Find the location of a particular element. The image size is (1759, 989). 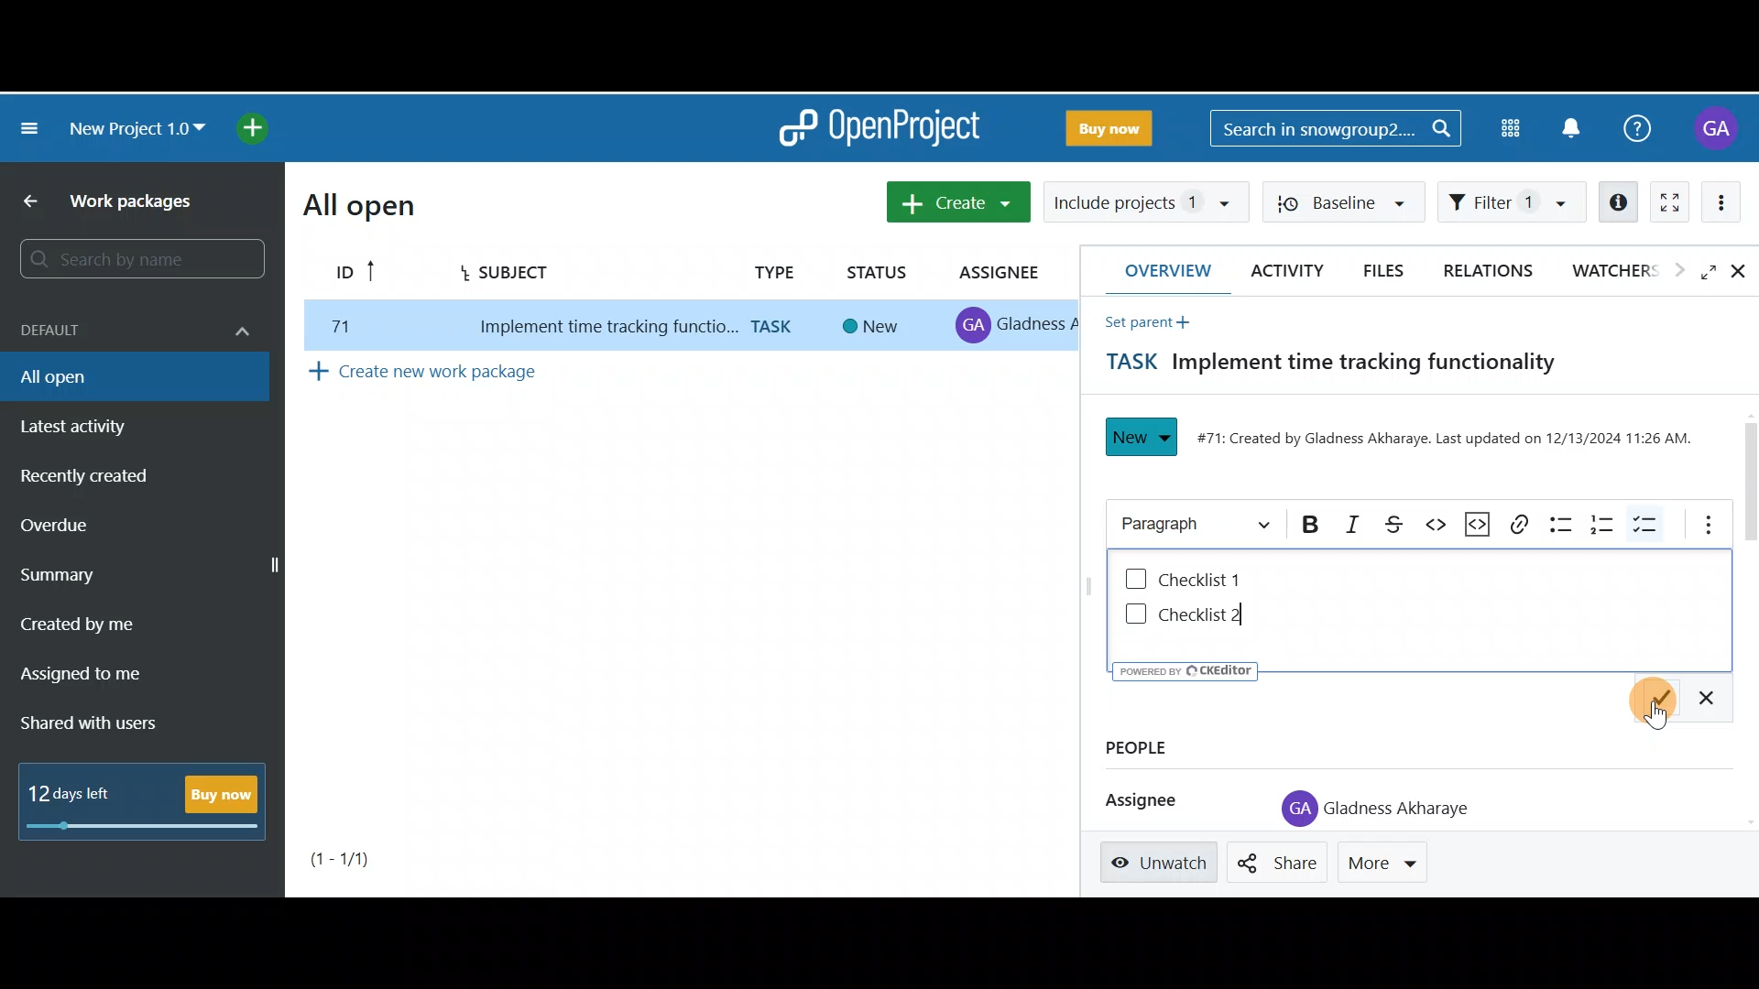

Subject is located at coordinates (534, 277).